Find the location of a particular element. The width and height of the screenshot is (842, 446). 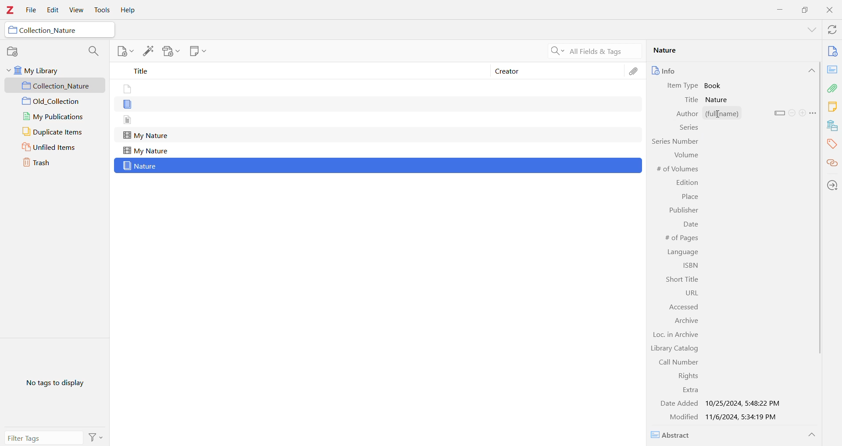

Attachments is located at coordinates (635, 73).